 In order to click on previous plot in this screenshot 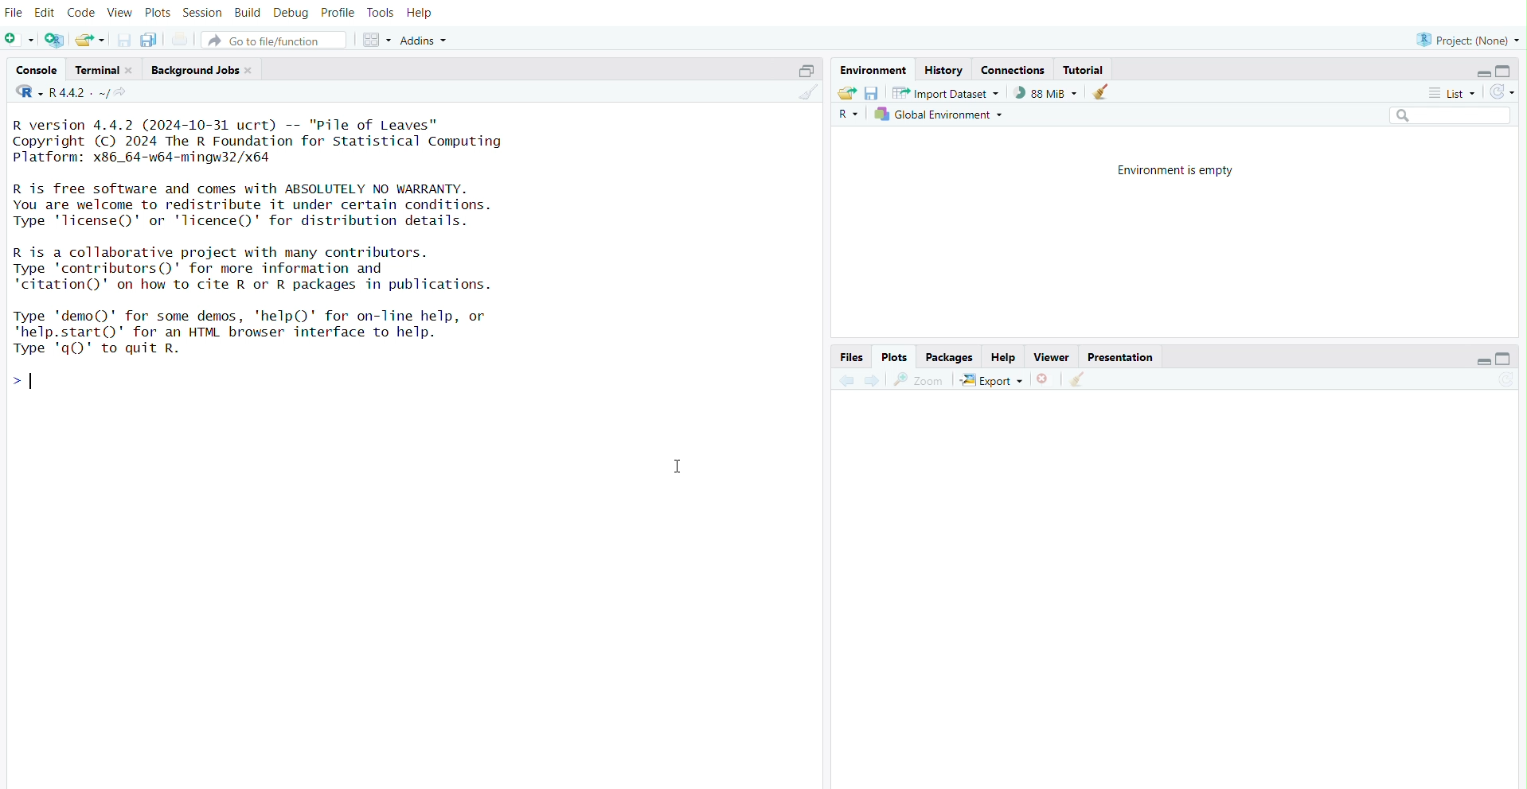, I will do `click(842, 382)`.